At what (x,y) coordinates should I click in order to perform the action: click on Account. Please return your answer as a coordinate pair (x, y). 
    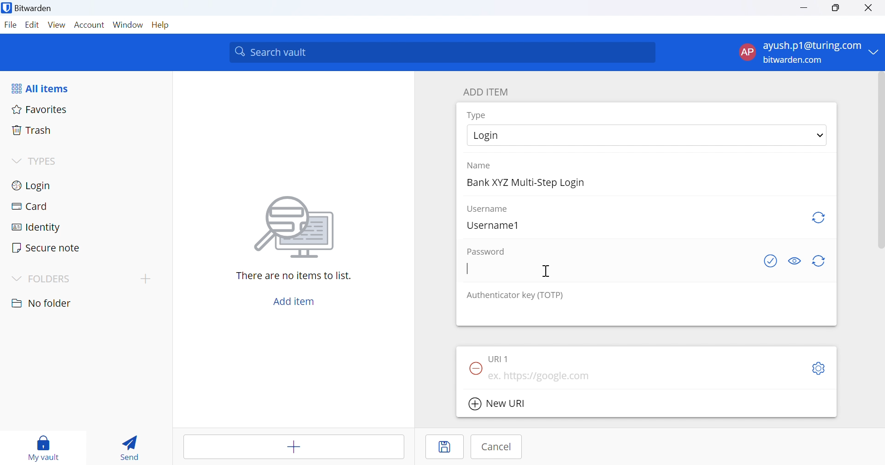
    Looking at the image, I should click on (90, 25).